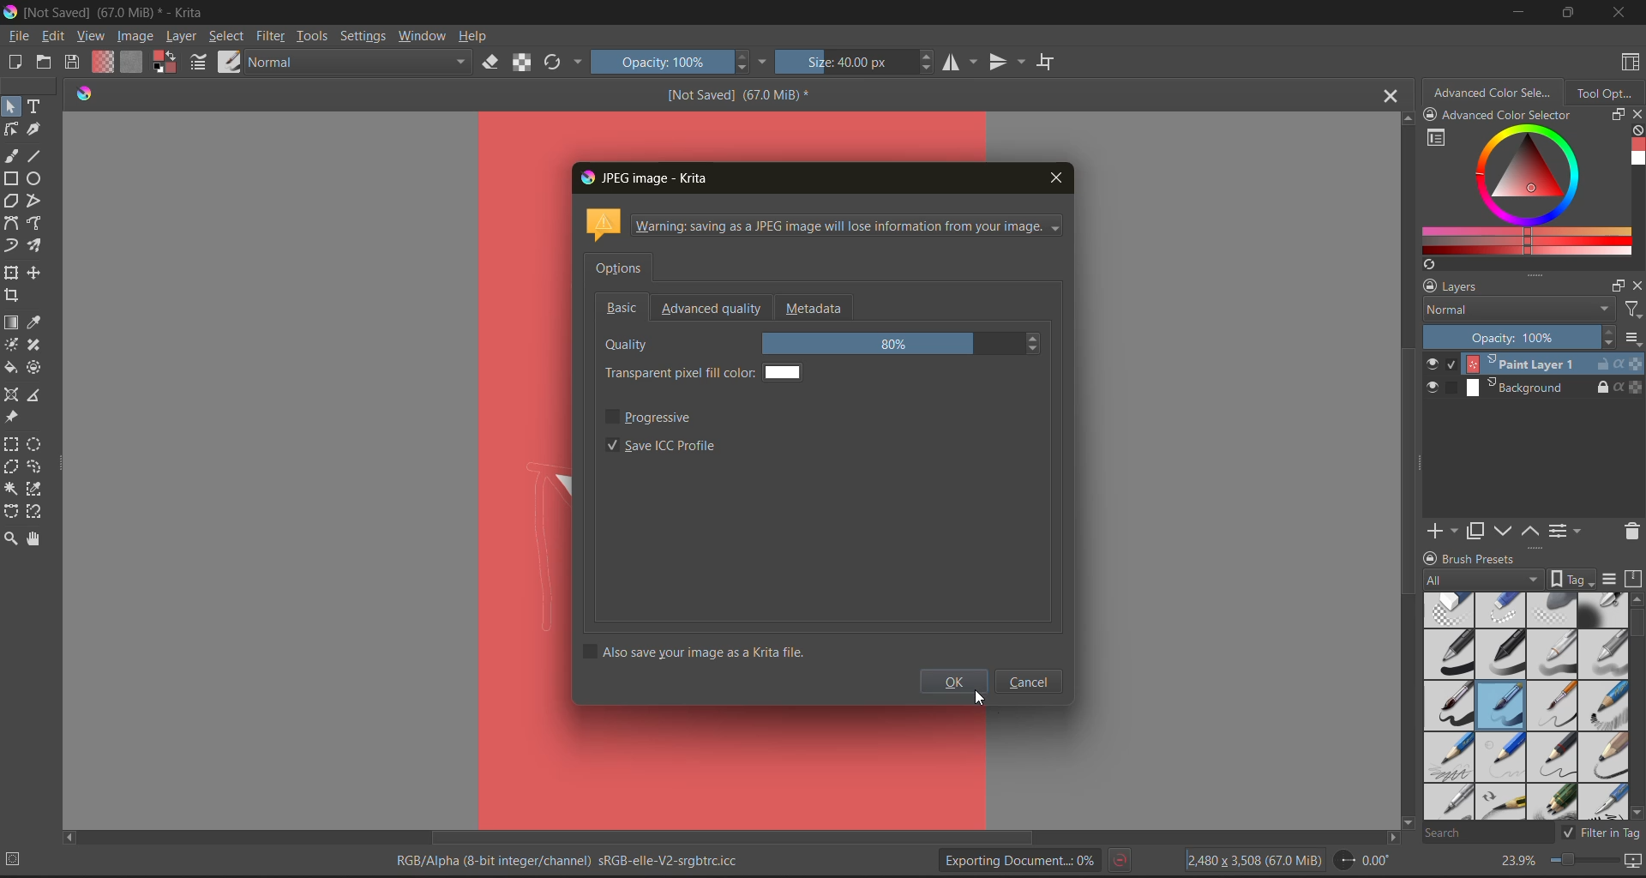 This screenshot has height=878, width=1646. What do you see at coordinates (1631, 863) in the screenshot?
I see `map the canvas` at bounding box center [1631, 863].